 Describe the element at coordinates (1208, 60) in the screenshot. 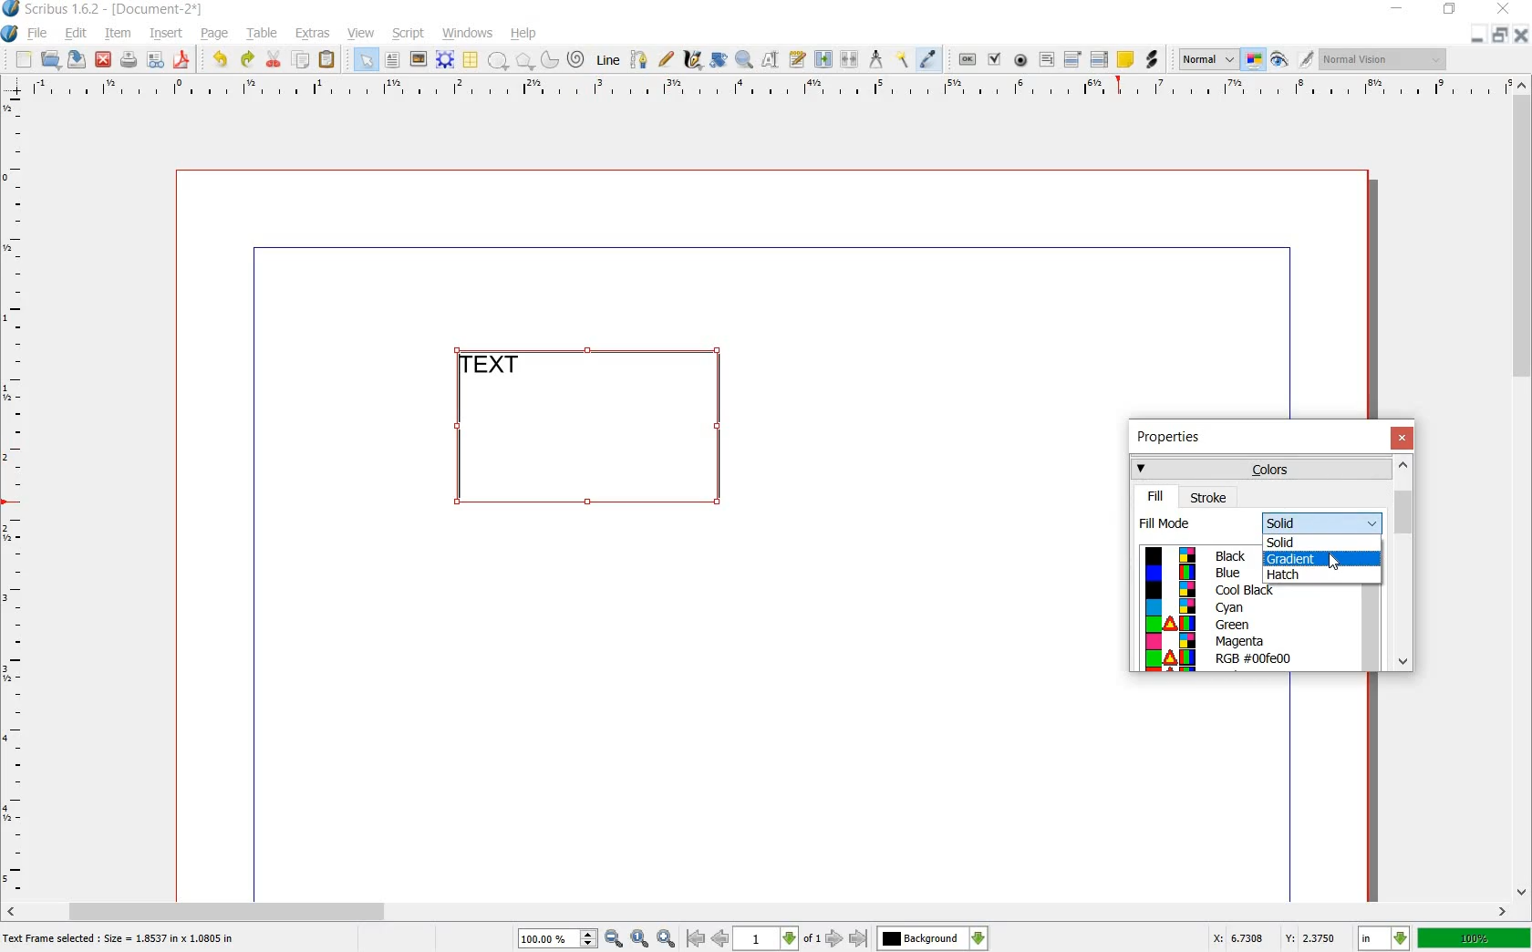

I see `normal` at that location.